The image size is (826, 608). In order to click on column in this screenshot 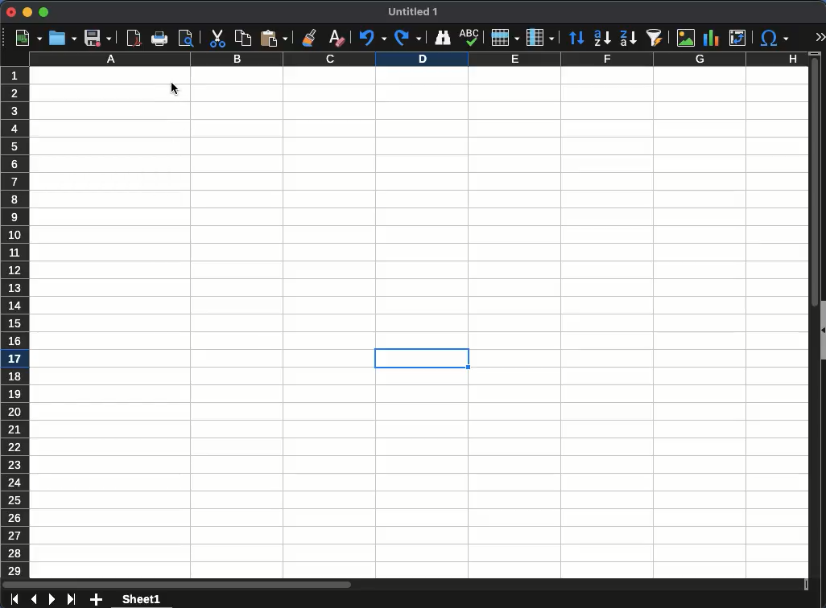, I will do `click(540, 37)`.